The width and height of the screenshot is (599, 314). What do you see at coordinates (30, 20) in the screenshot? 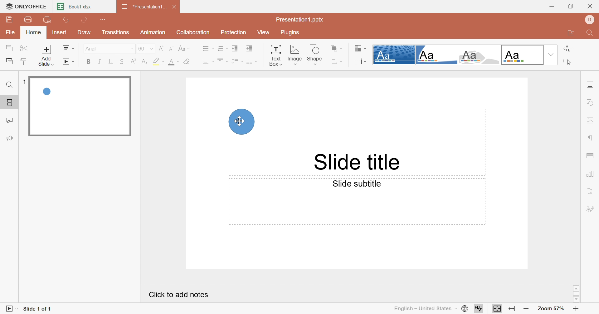
I see `Print` at bounding box center [30, 20].